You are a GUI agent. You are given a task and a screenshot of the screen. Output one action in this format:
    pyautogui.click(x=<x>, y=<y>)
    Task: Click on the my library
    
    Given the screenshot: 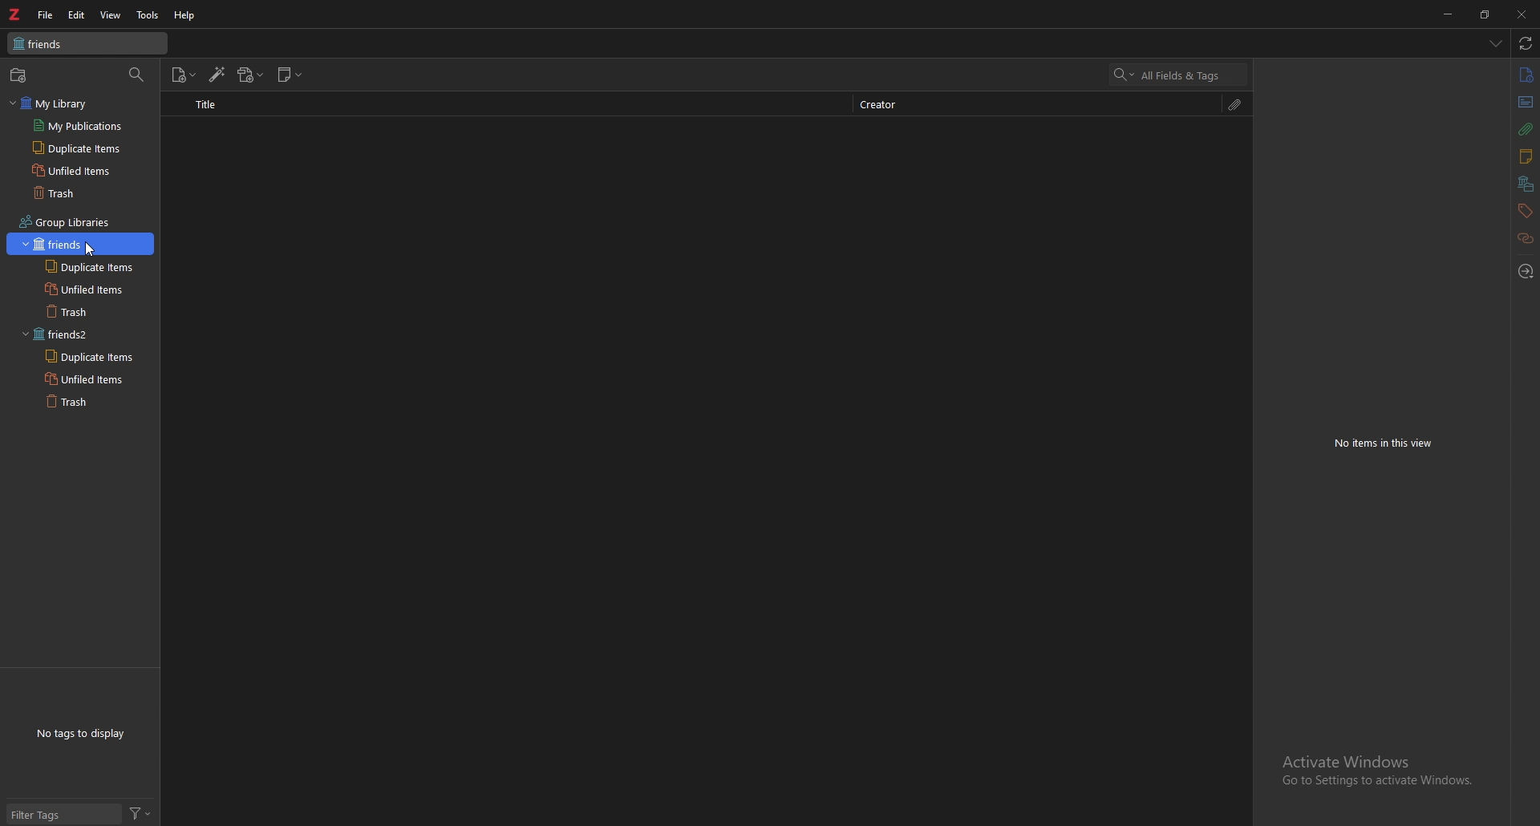 What is the action you would take?
    pyautogui.click(x=76, y=103)
    